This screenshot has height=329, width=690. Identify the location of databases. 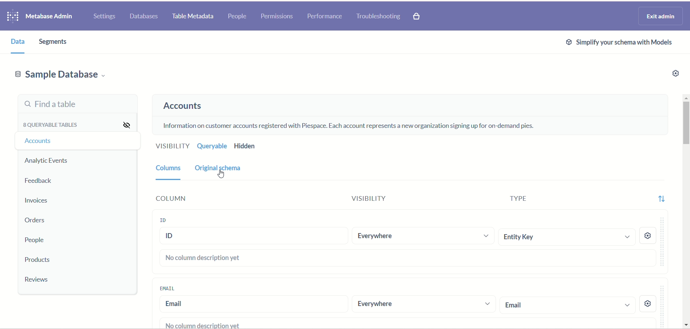
(143, 17).